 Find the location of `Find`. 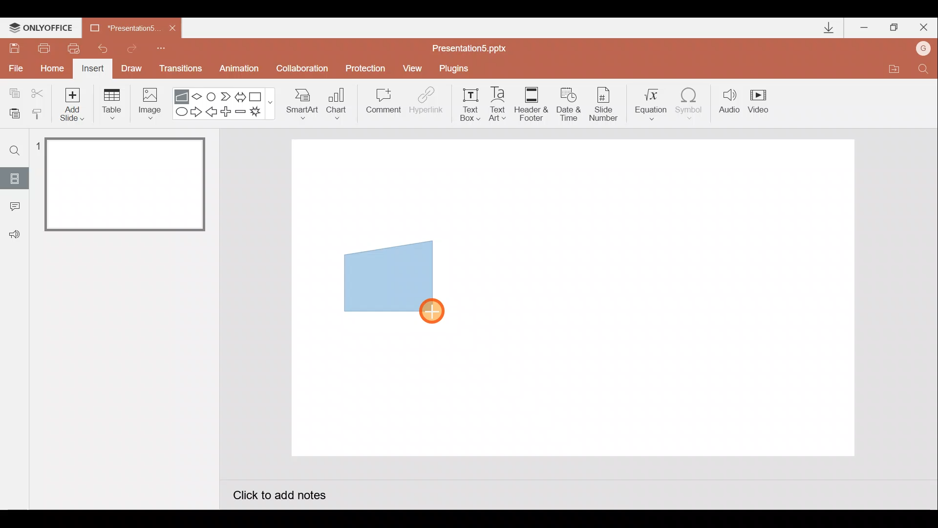

Find is located at coordinates (15, 150).